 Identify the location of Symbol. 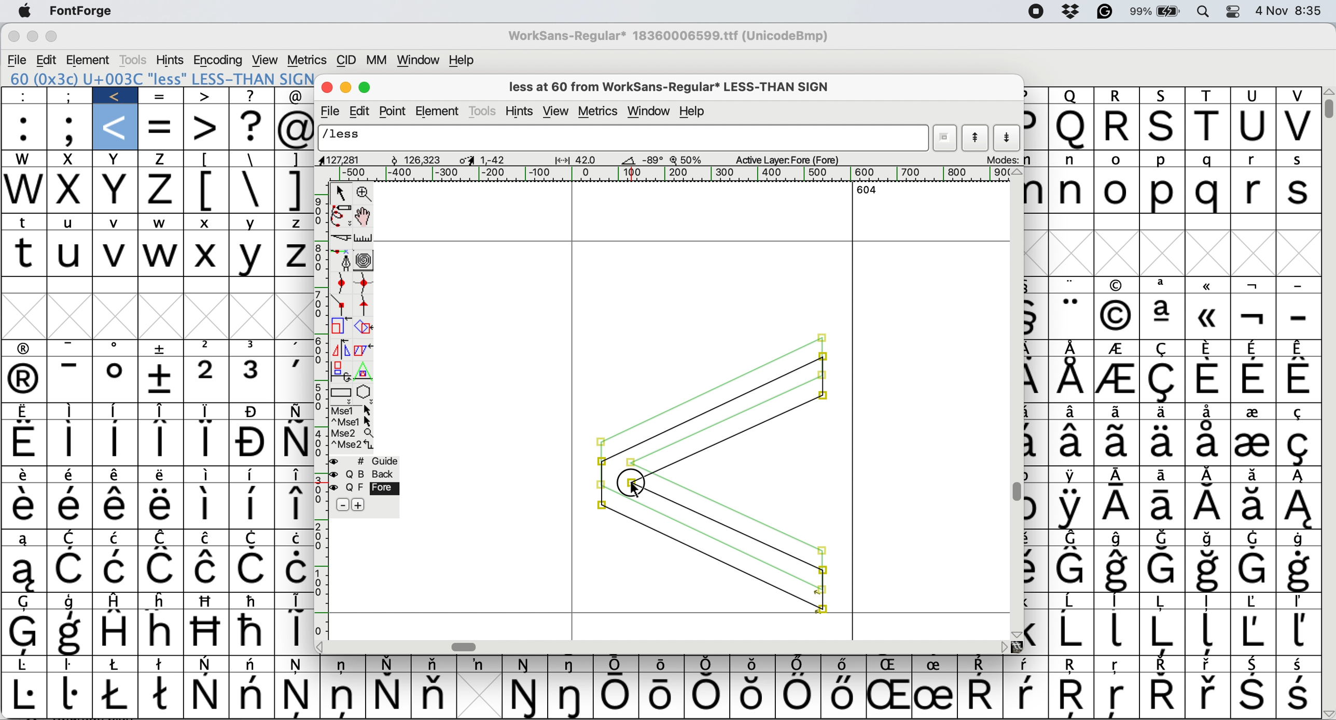
(1161, 350).